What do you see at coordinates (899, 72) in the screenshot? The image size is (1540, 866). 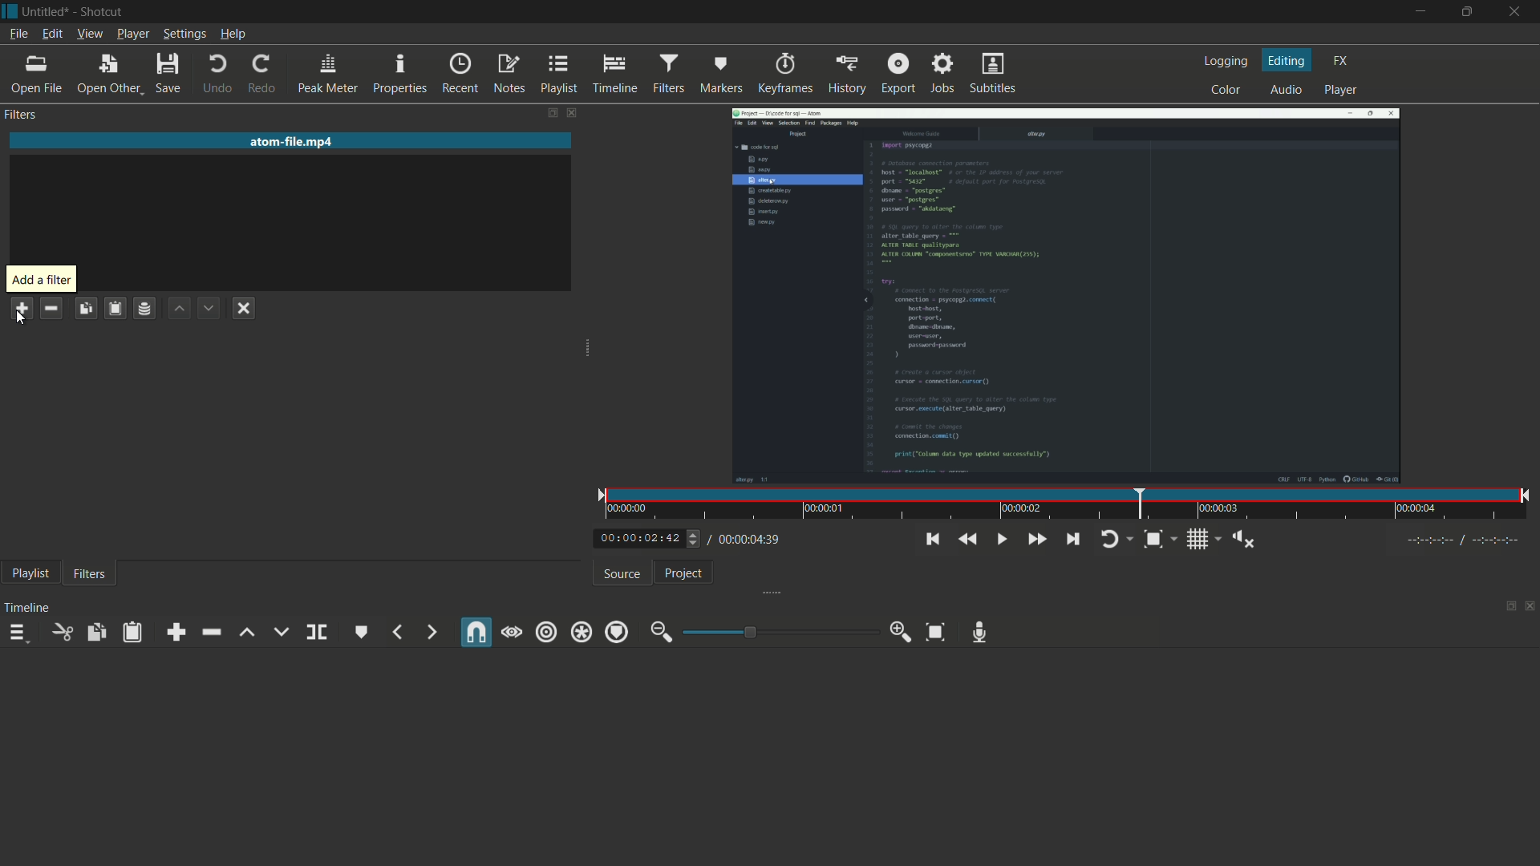 I see `export` at bounding box center [899, 72].